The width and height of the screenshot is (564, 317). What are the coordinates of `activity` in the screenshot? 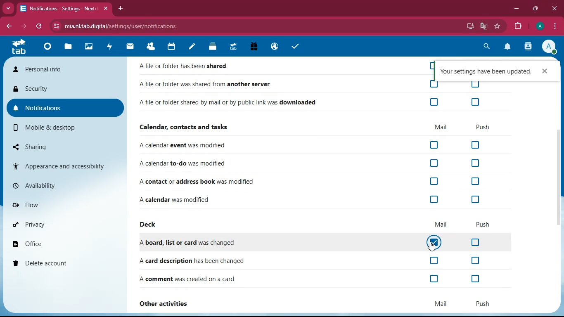 It's located at (528, 47).